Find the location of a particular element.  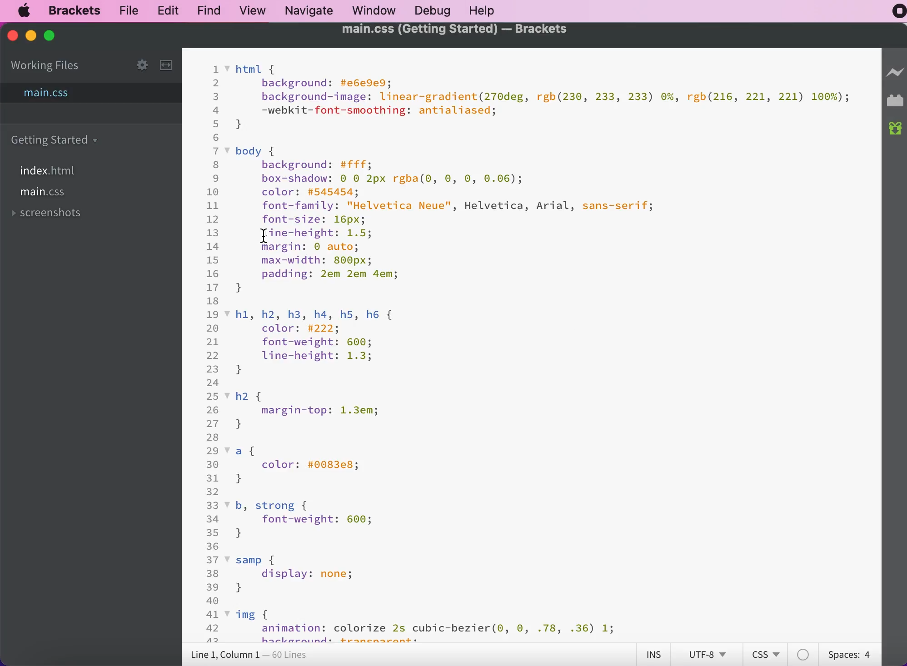

spaces: 4 is located at coordinates (849, 655).